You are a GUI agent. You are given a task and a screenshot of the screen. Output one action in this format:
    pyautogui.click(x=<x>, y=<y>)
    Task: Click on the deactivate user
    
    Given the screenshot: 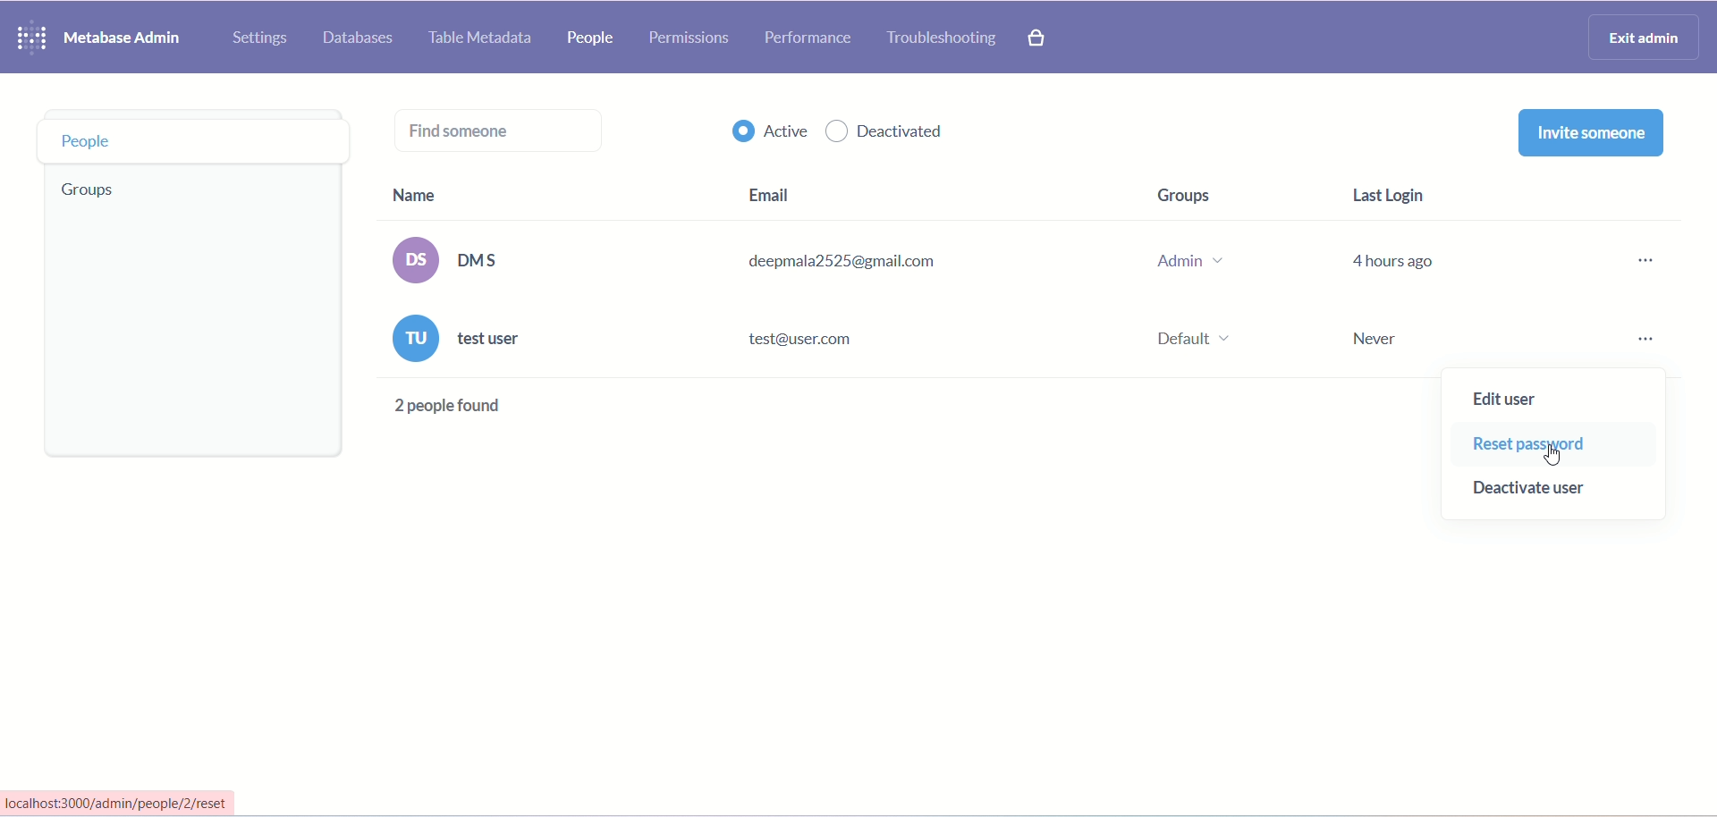 What is the action you would take?
    pyautogui.click(x=1526, y=492)
    